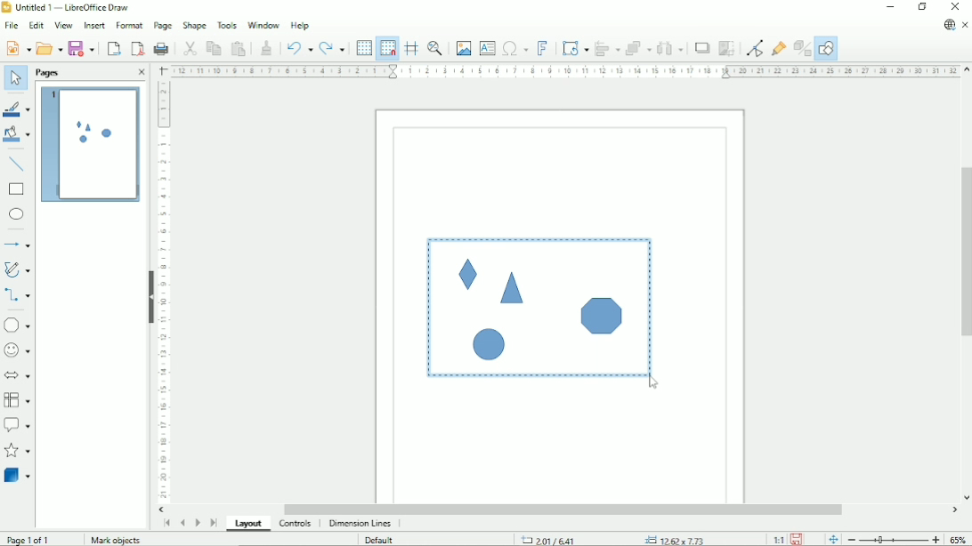  What do you see at coordinates (536, 306) in the screenshot?
I see `Shapes selected` at bounding box center [536, 306].